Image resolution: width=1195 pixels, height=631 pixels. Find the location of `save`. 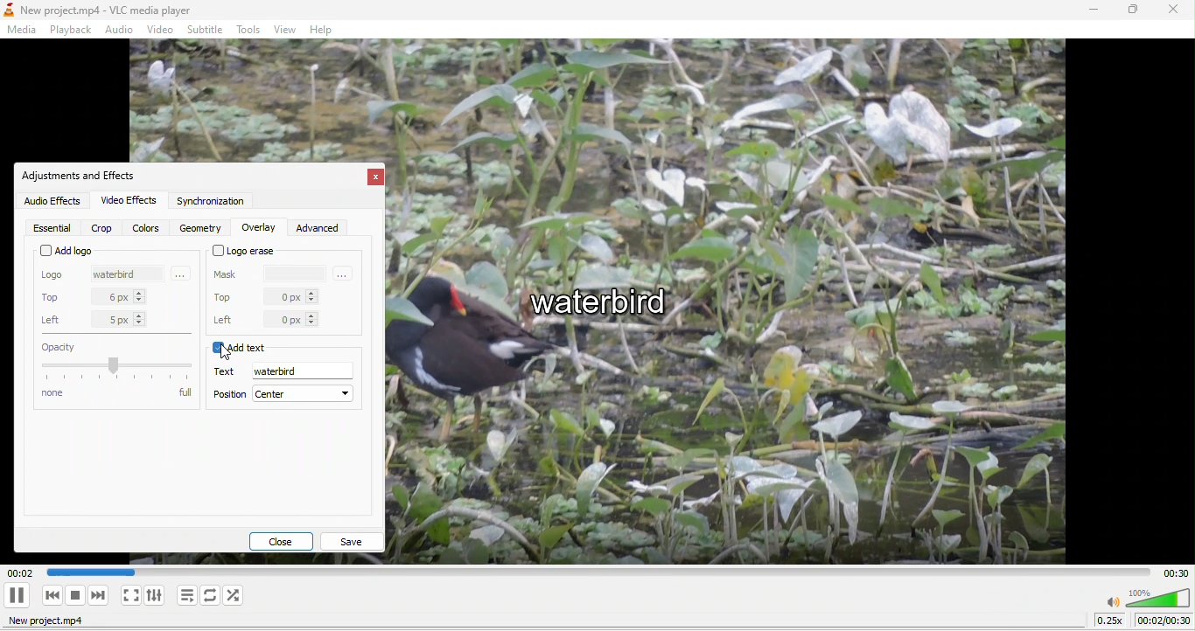

save is located at coordinates (355, 539).